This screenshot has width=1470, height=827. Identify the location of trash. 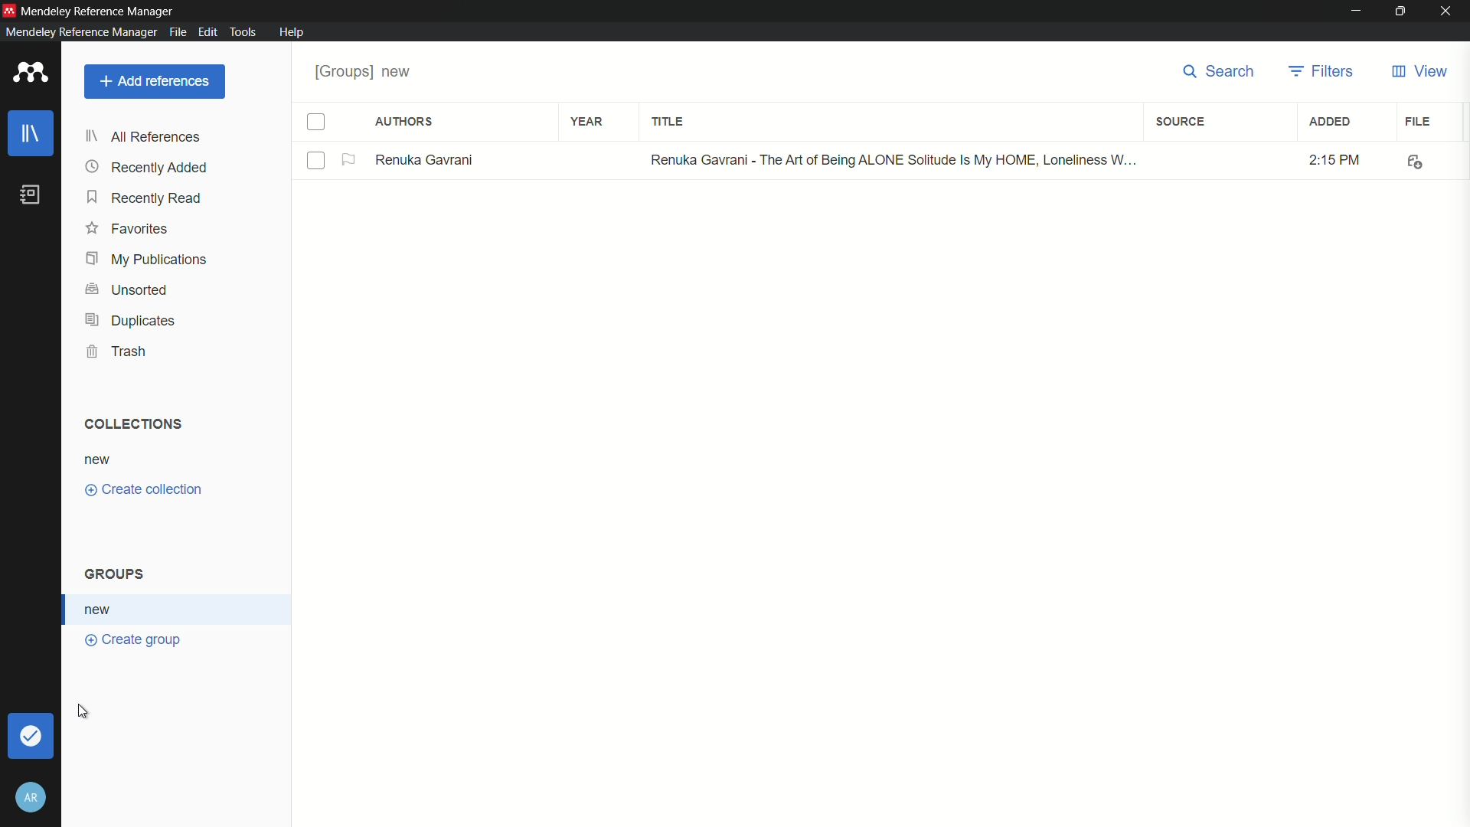
(119, 351).